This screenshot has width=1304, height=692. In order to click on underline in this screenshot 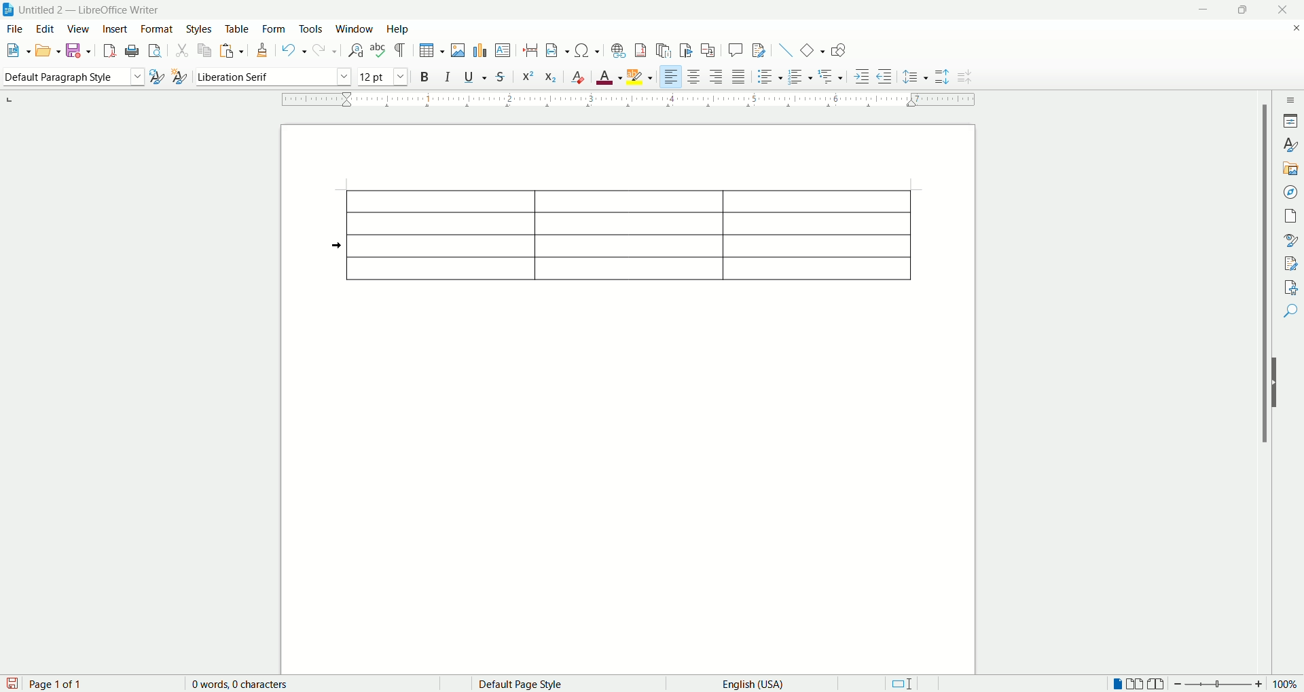, I will do `click(472, 77)`.